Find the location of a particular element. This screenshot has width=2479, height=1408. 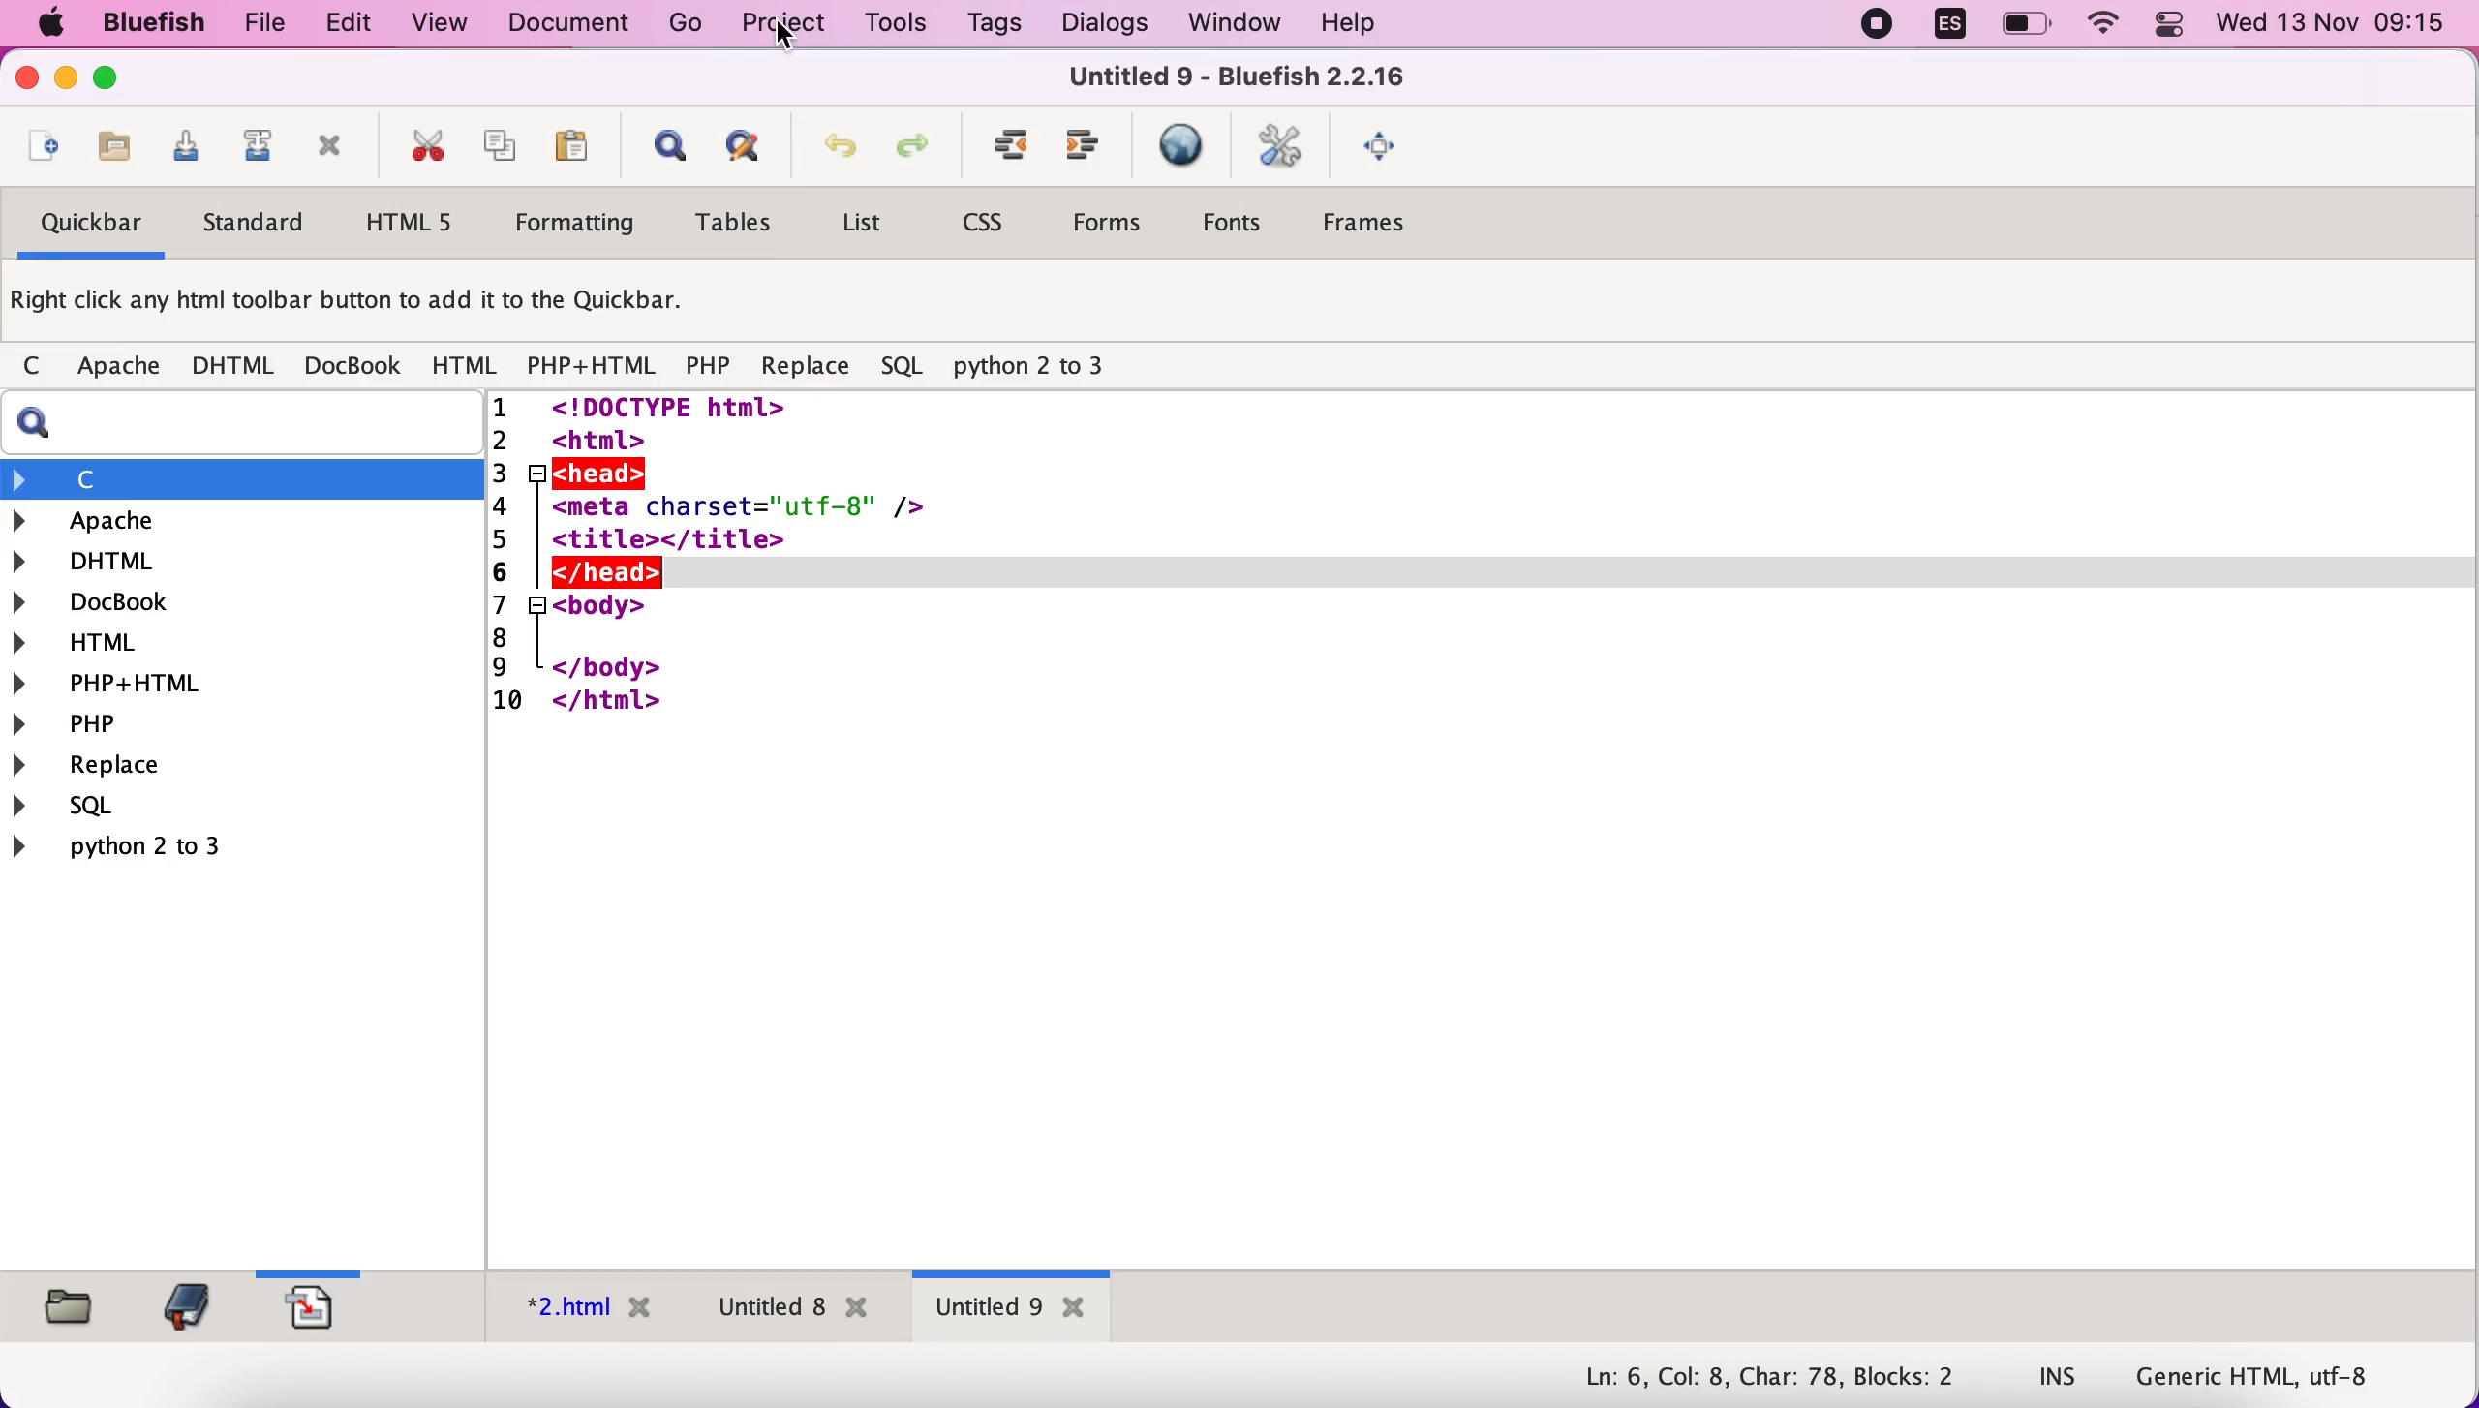

time and date is located at coordinates (2335, 25).